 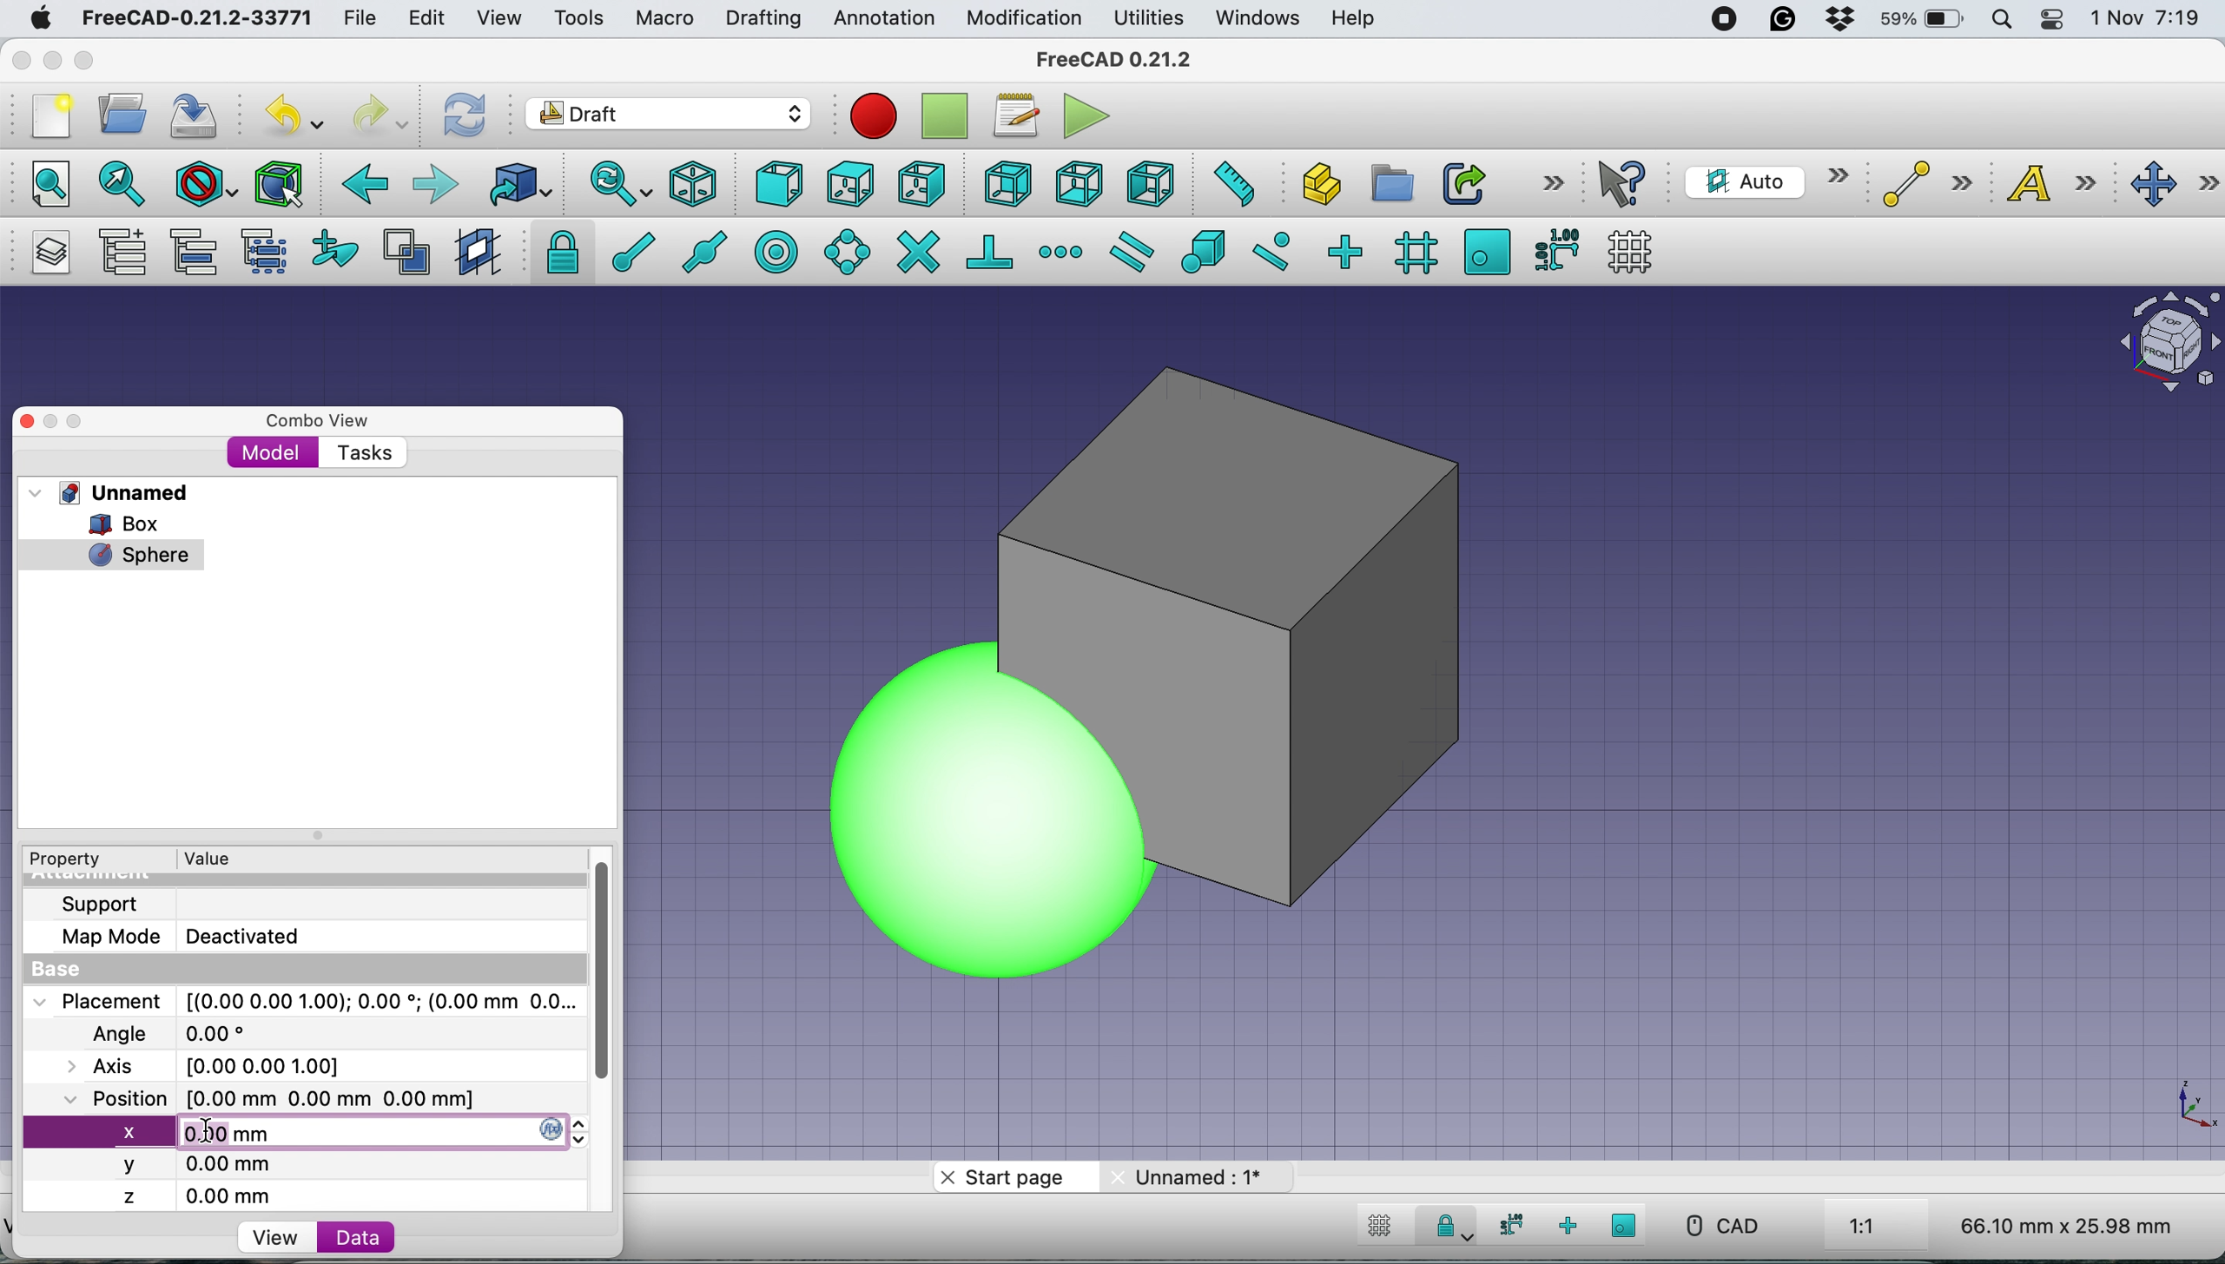 What do you see at coordinates (519, 184) in the screenshot?
I see `go to linked object` at bounding box center [519, 184].